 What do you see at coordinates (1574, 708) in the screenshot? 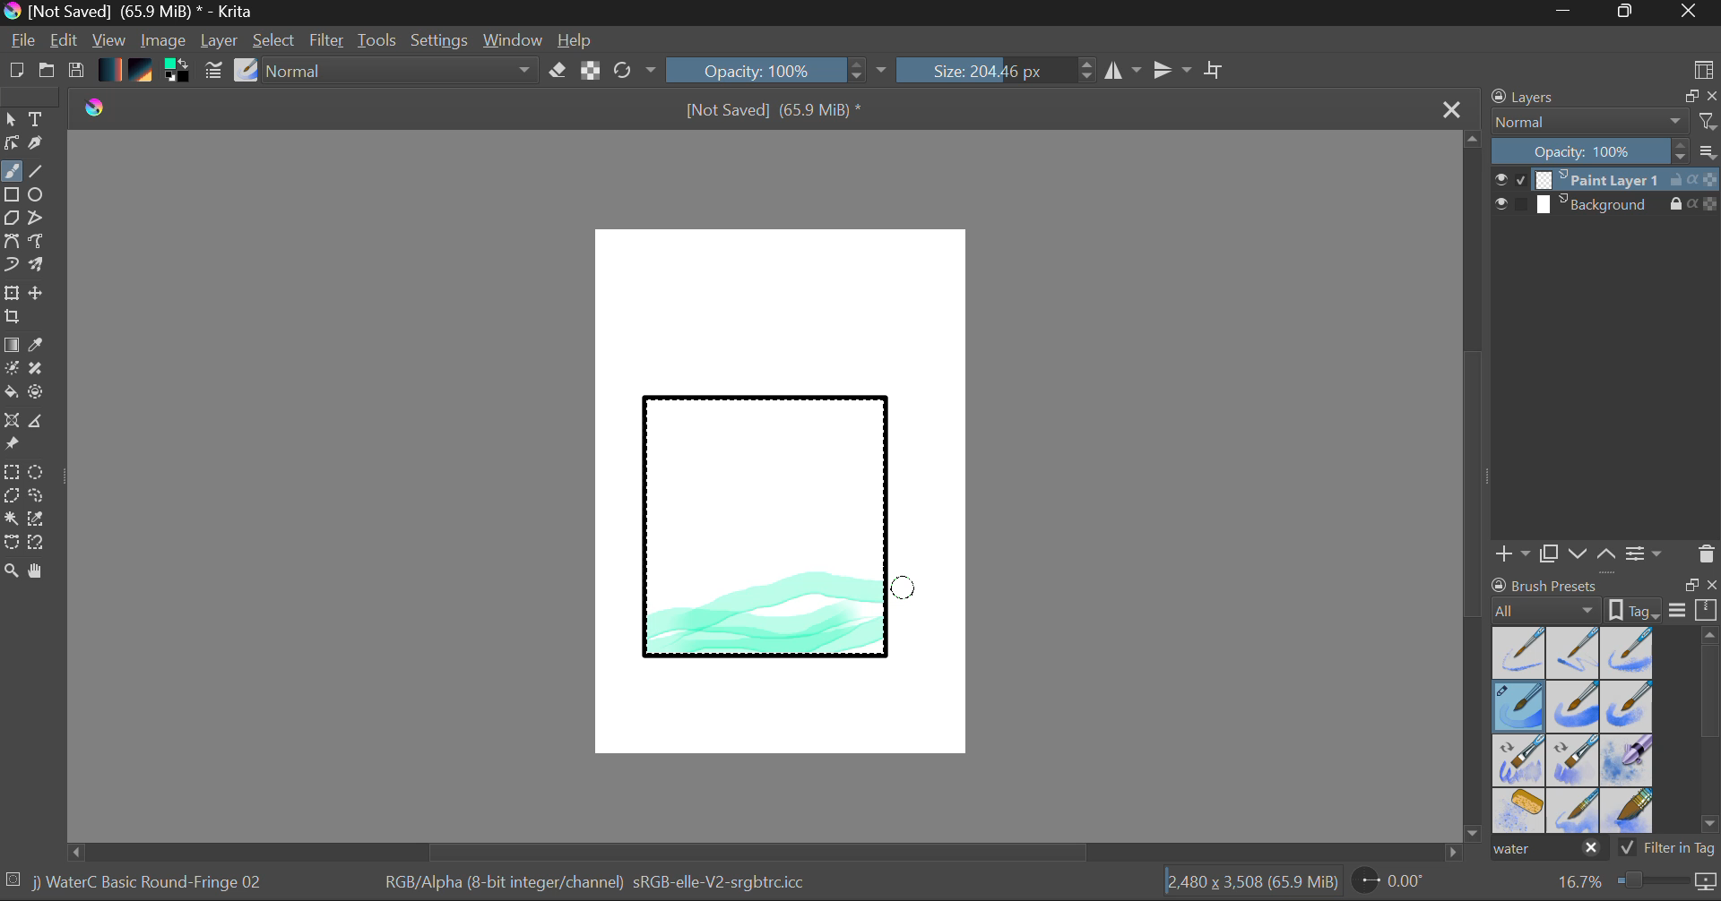
I see `Water C - Grain` at bounding box center [1574, 708].